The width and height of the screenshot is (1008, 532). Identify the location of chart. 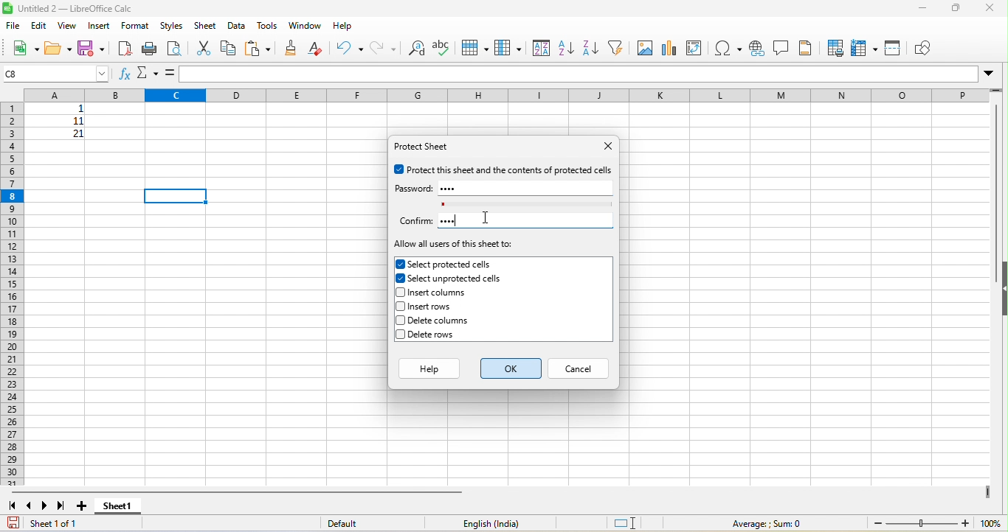
(669, 48).